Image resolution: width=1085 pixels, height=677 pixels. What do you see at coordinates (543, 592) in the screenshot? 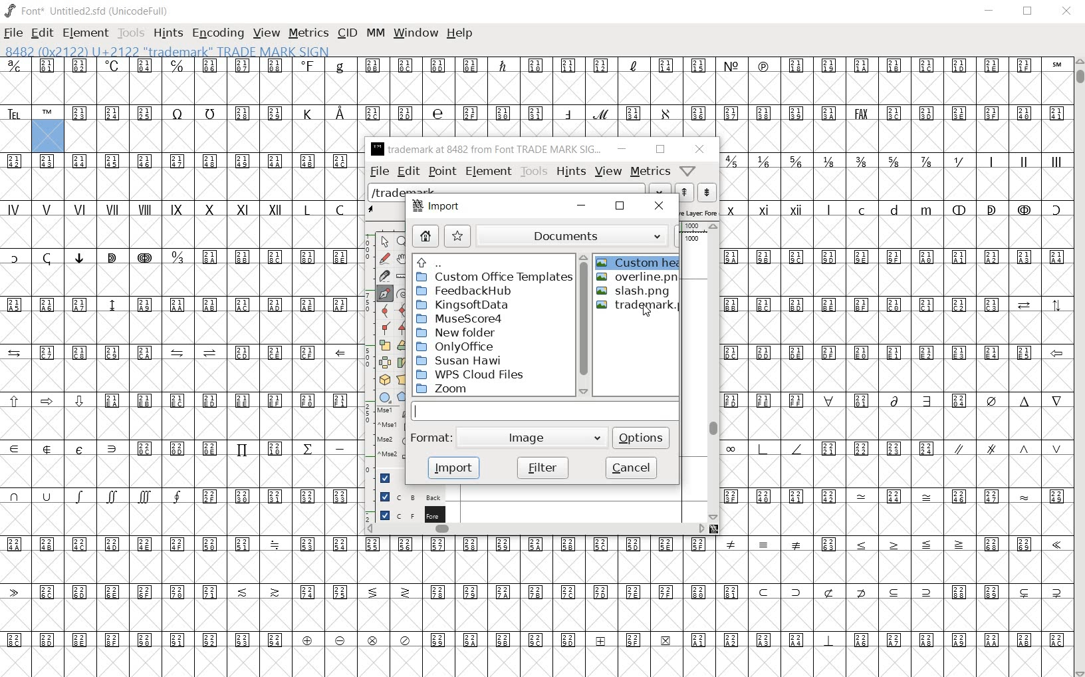
I see `symbols` at bounding box center [543, 592].